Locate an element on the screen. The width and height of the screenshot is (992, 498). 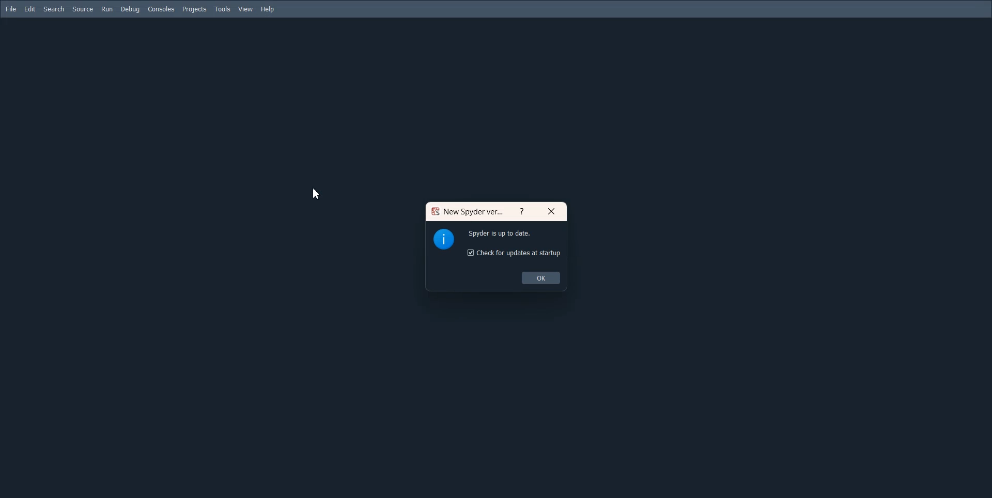
Spyder is up to date. is located at coordinates (501, 234).